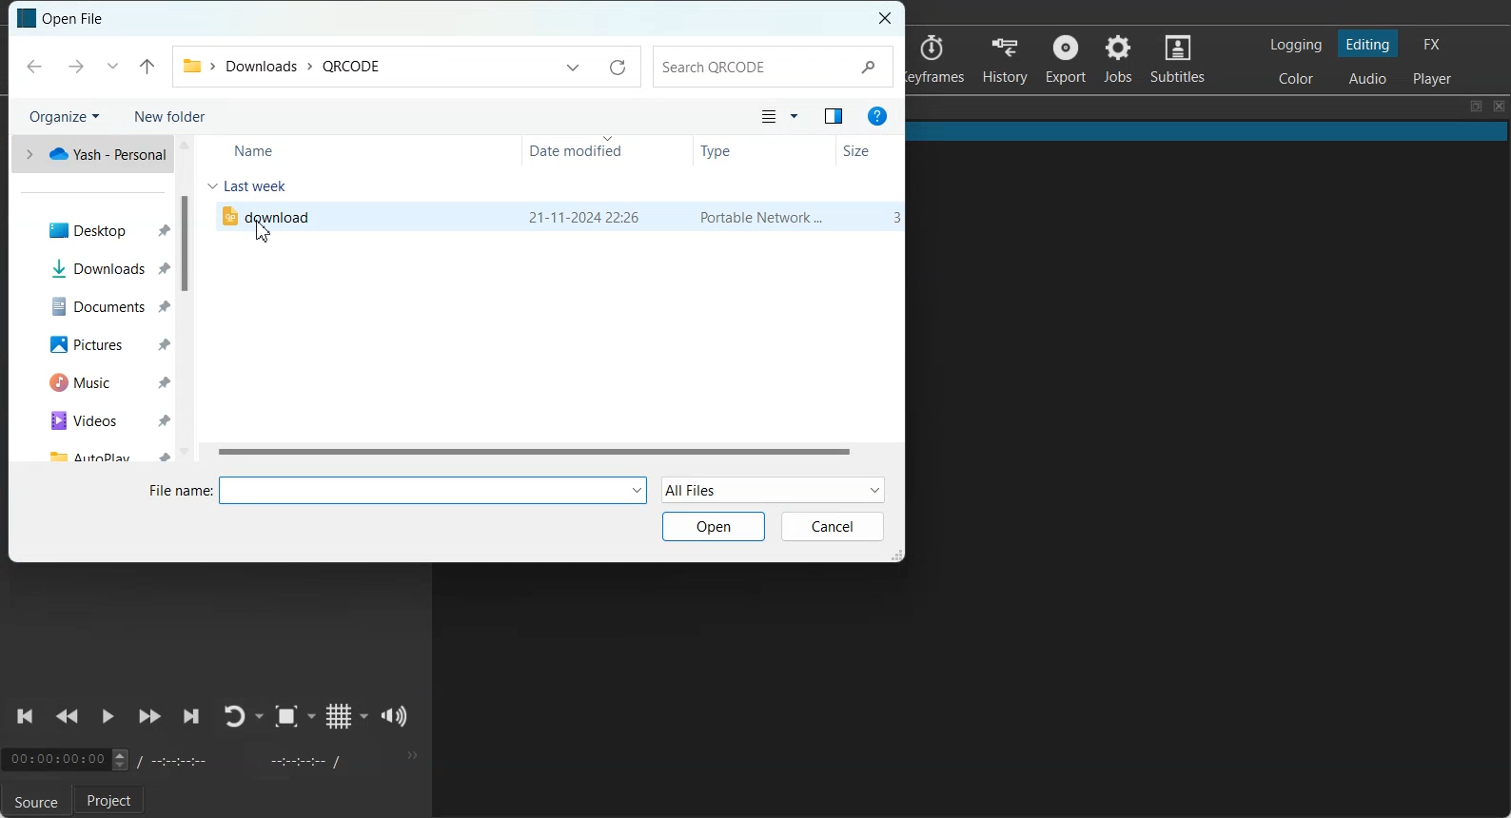 The image size is (1511, 818). Describe the element at coordinates (99, 305) in the screenshot. I see `Documents` at that location.